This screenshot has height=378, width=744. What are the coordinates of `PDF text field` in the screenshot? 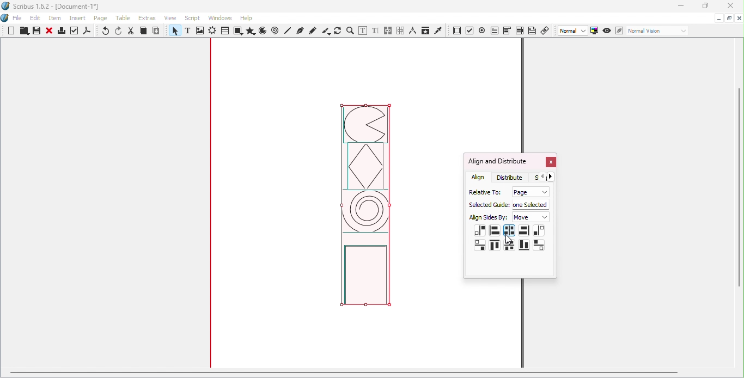 It's located at (494, 29).